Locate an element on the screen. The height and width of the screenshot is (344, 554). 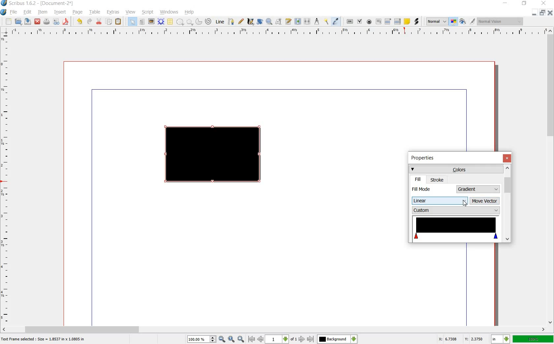
new is located at coordinates (9, 22).